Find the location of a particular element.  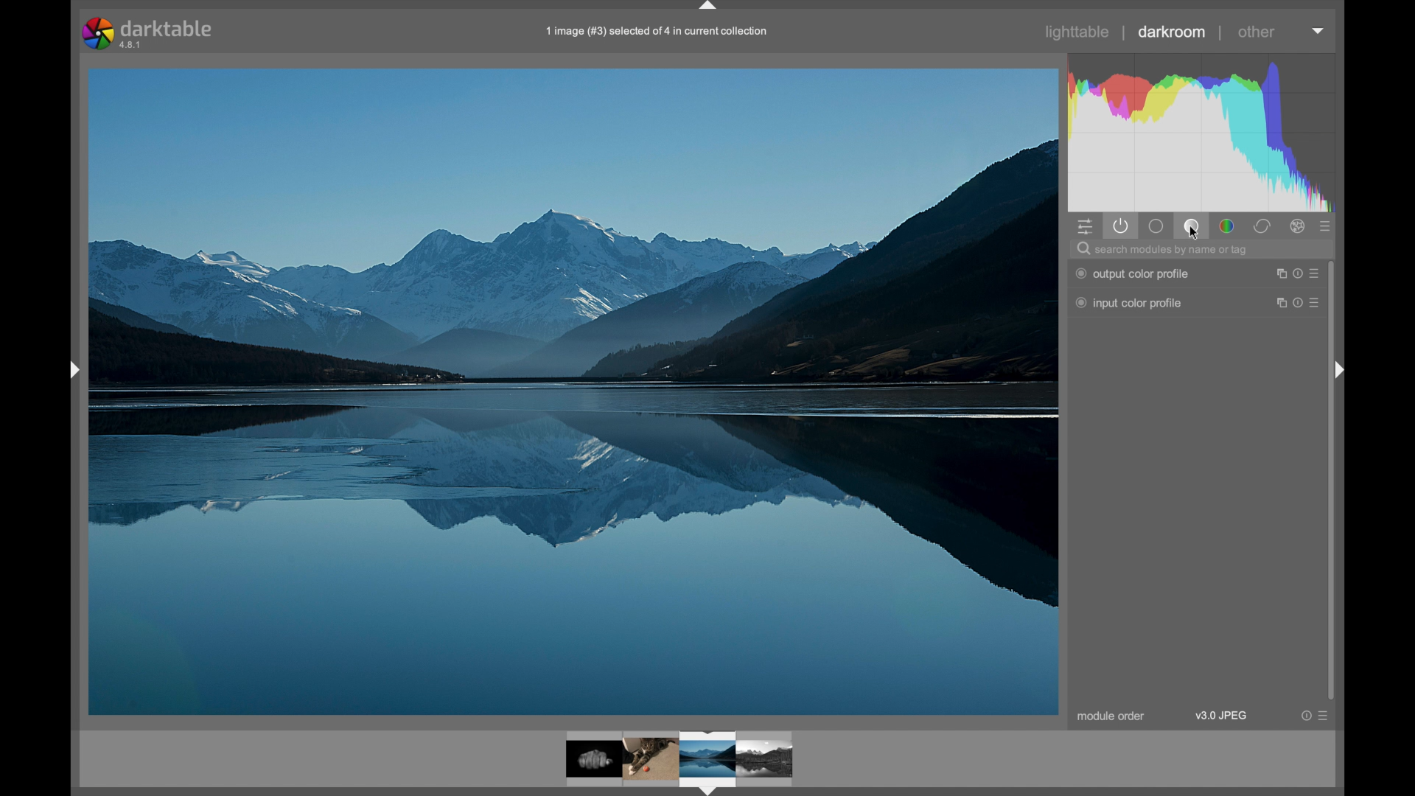

more options is located at coordinates (1316, 716).